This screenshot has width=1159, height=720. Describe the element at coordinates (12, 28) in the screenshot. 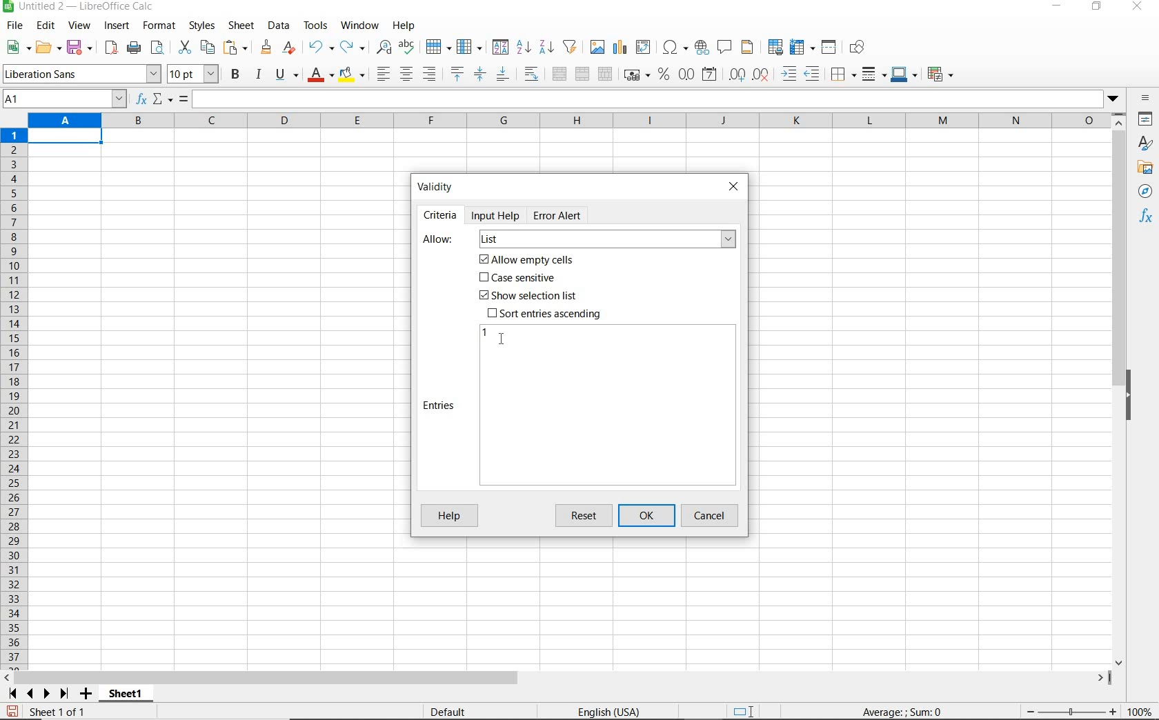

I see `file` at that location.